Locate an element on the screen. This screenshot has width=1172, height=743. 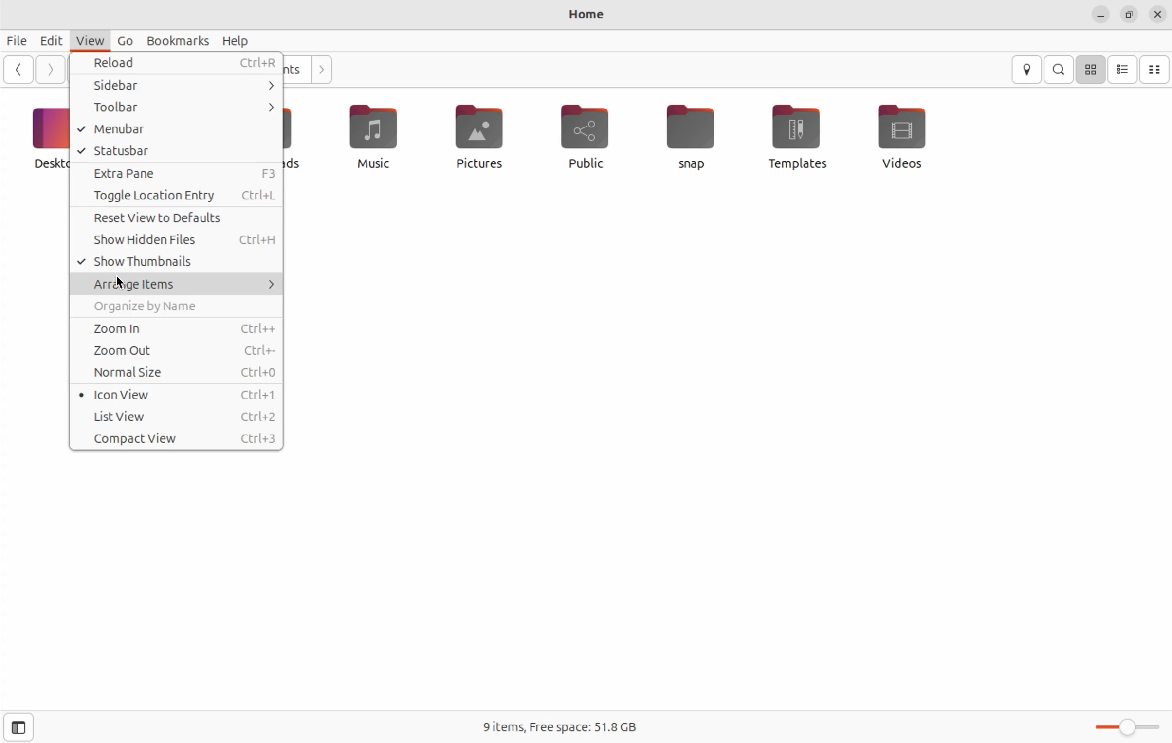
toolbar is located at coordinates (178, 108).